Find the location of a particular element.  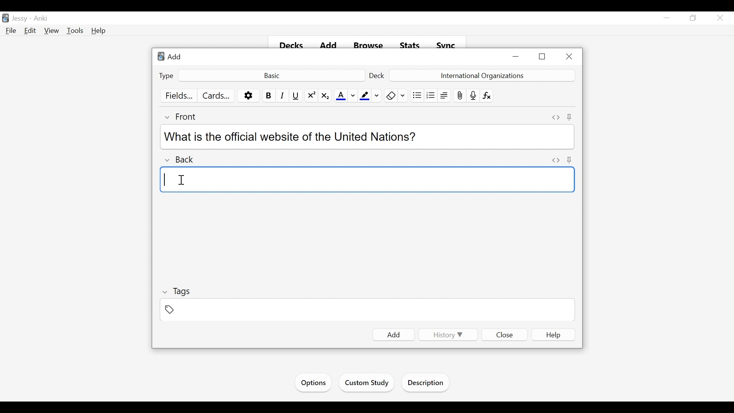

History is located at coordinates (447, 336).